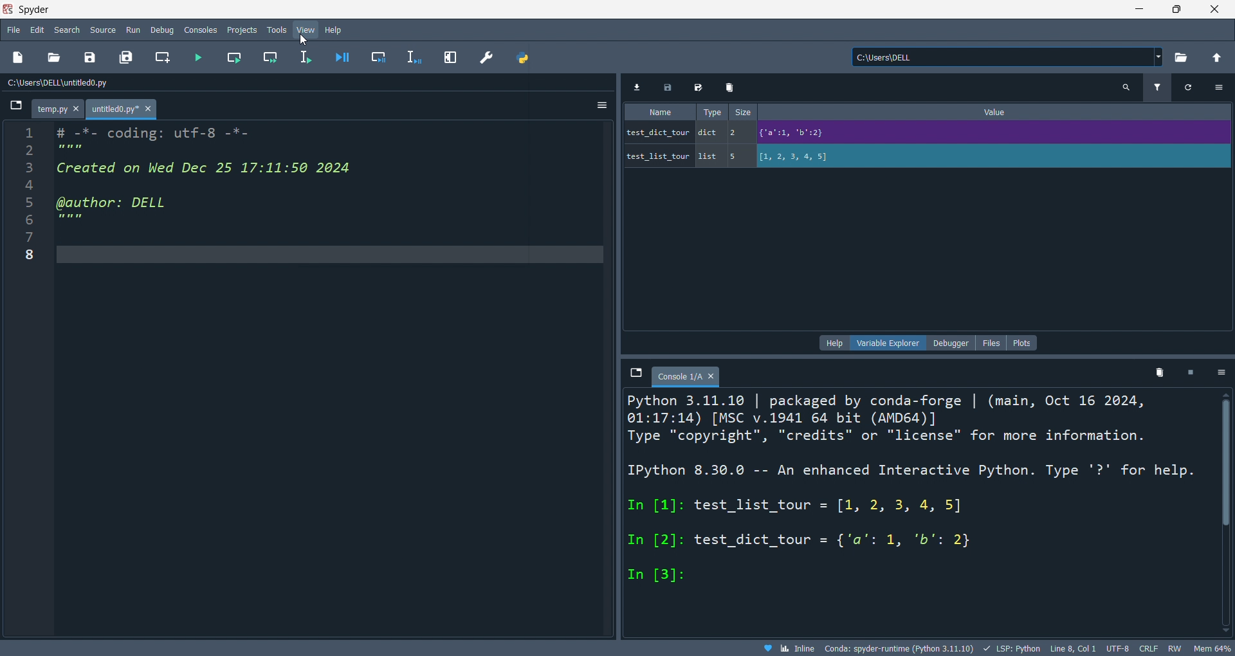 This screenshot has width=1235, height=656. I want to click on debug cell, so click(378, 58).